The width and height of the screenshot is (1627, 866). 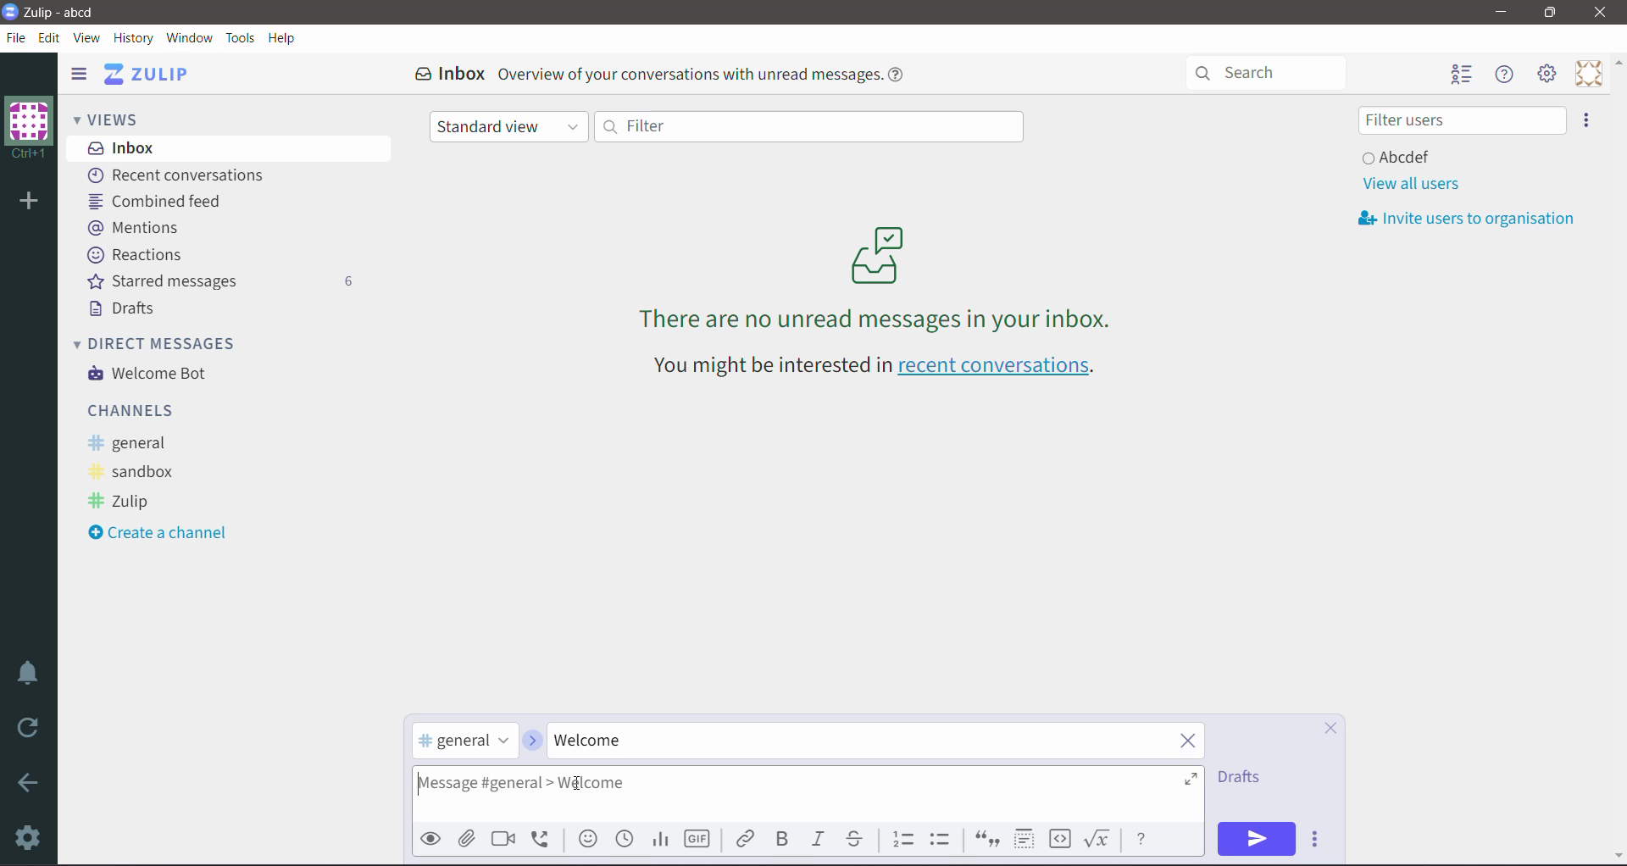 I want to click on Restore Down, so click(x=1550, y=13).